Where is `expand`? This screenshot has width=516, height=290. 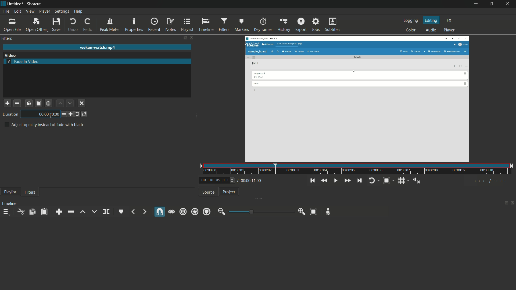
expand is located at coordinates (261, 198).